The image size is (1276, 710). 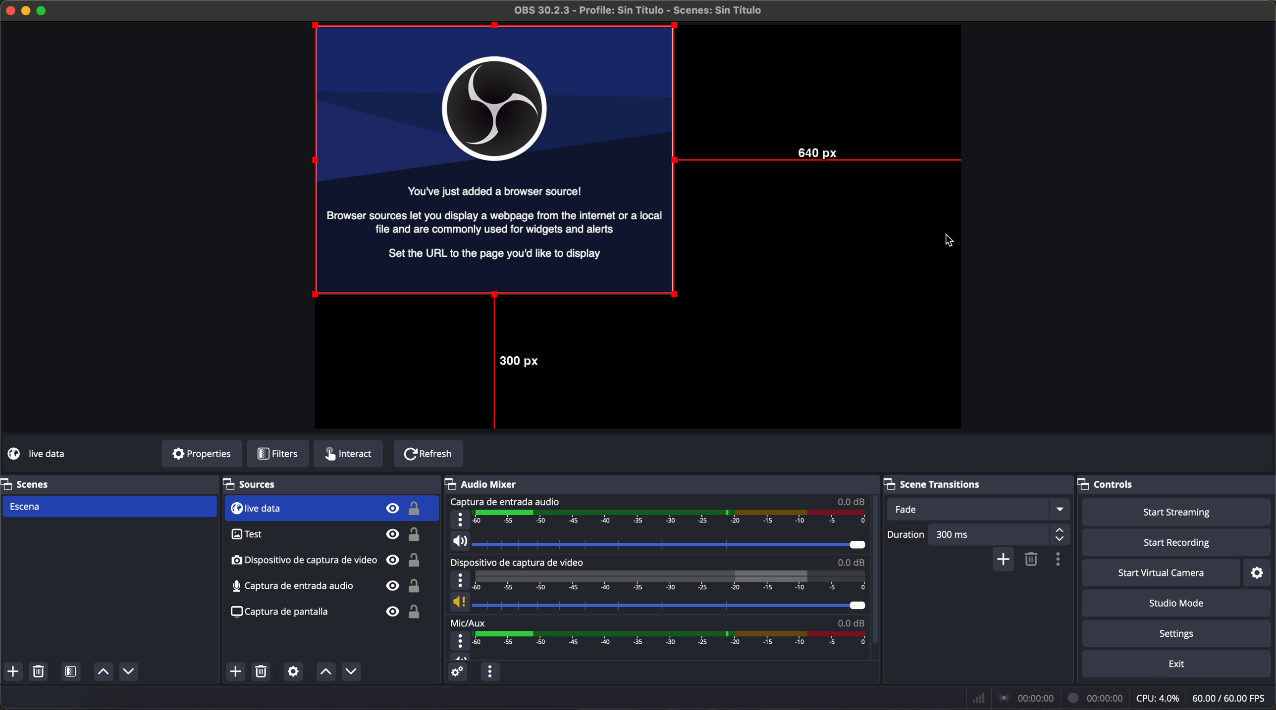 I want to click on remove selected scene, so click(x=1032, y=561).